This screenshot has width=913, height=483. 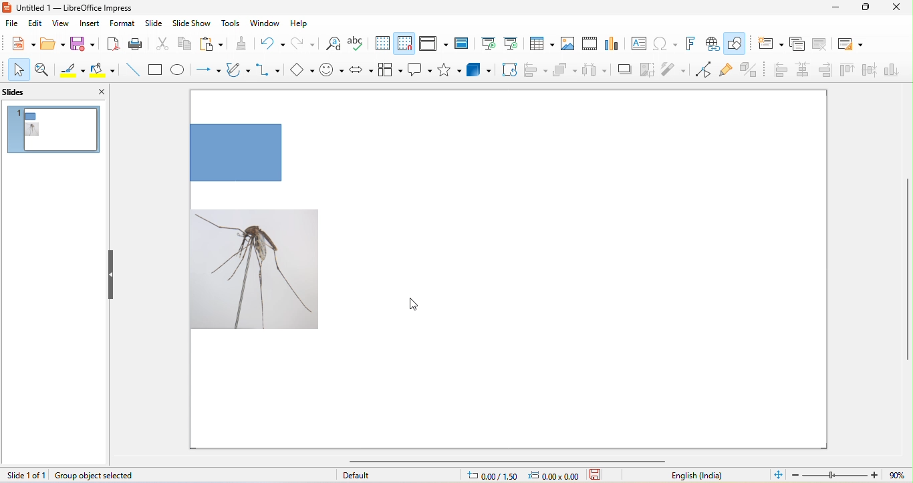 What do you see at coordinates (55, 130) in the screenshot?
I see `slide 1` at bounding box center [55, 130].